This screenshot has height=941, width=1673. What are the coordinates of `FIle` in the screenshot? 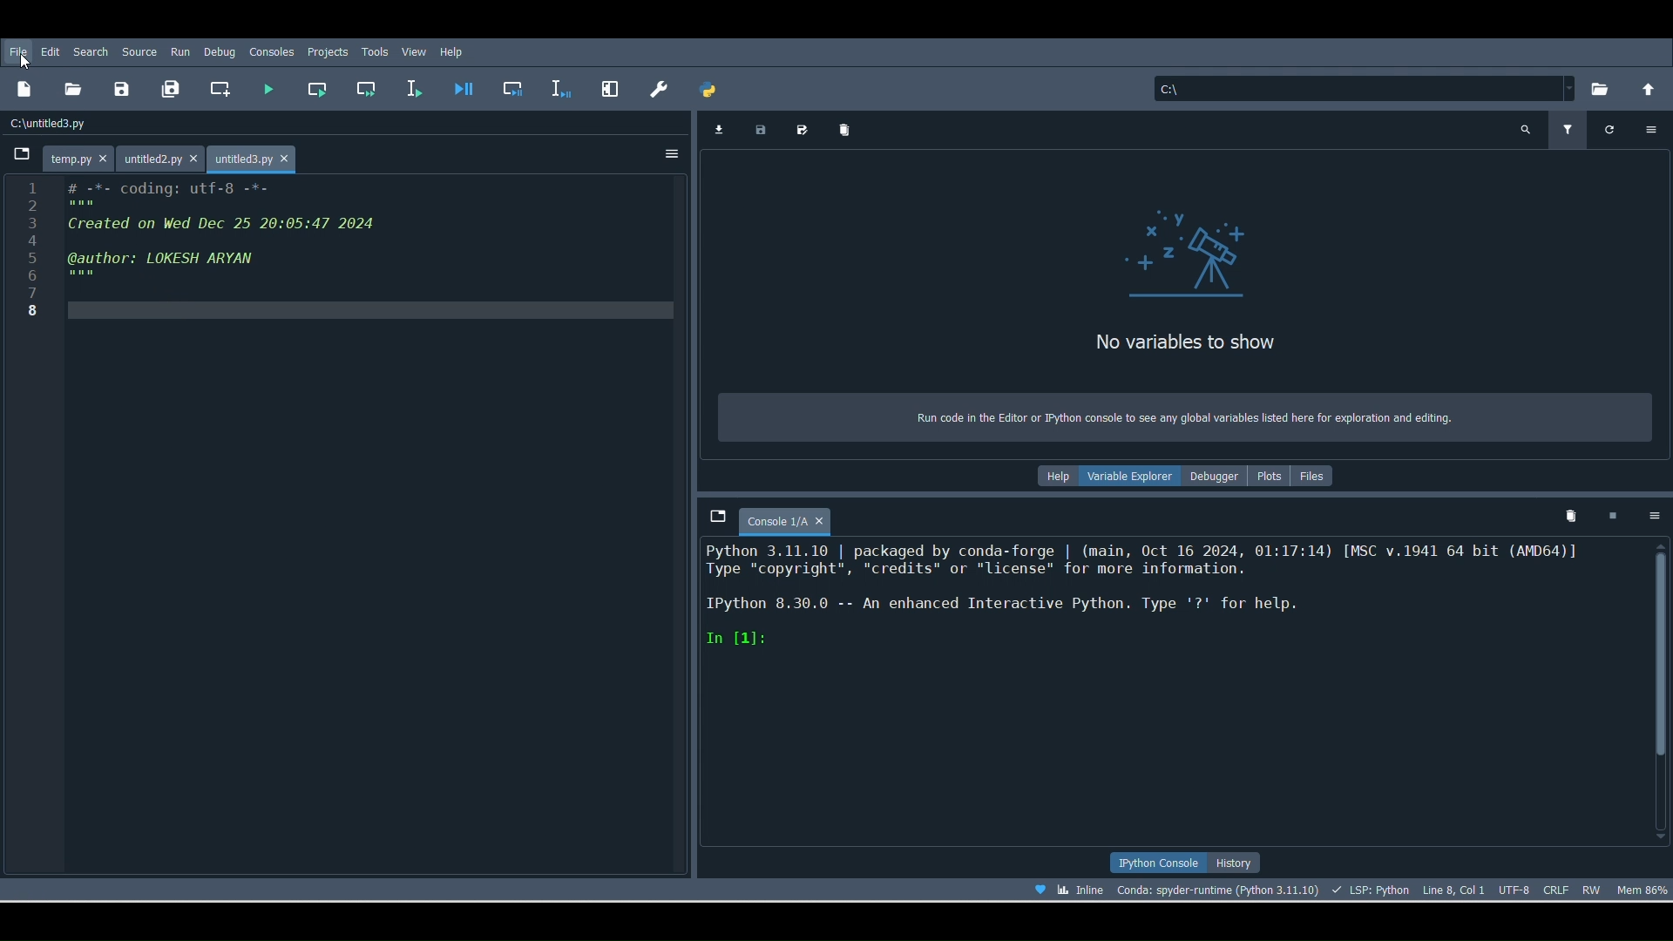 It's located at (23, 52).